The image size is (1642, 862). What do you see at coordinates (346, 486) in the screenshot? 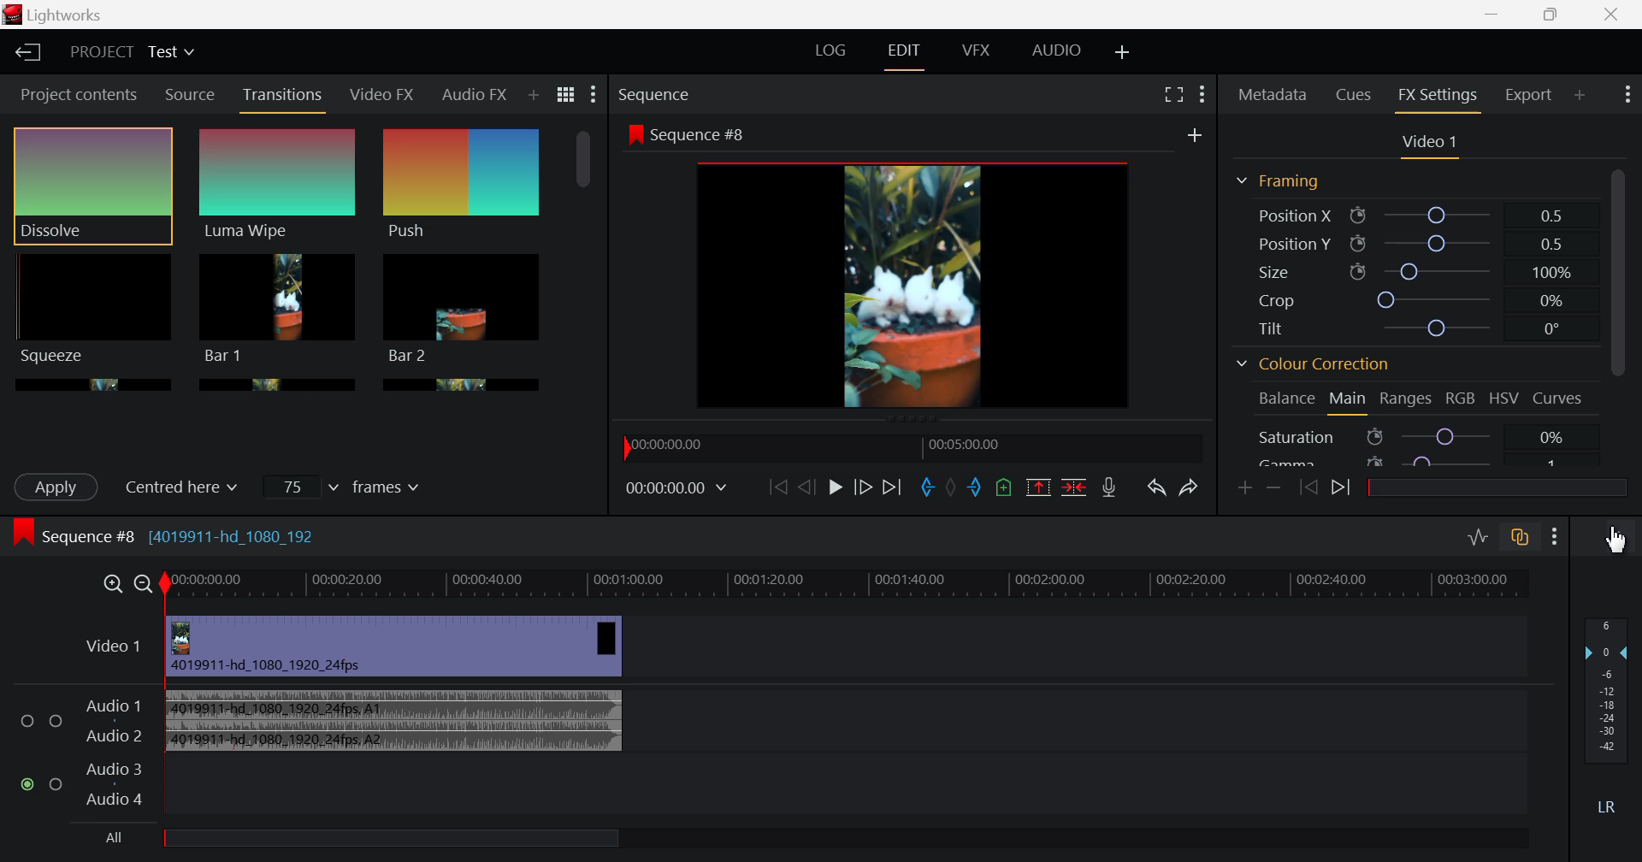
I see `Frames Input` at bounding box center [346, 486].